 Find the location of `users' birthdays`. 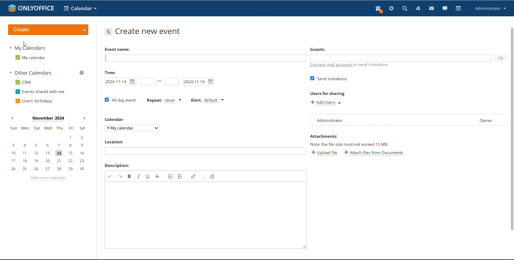

users' birthdays is located at coordinates (33, 101).